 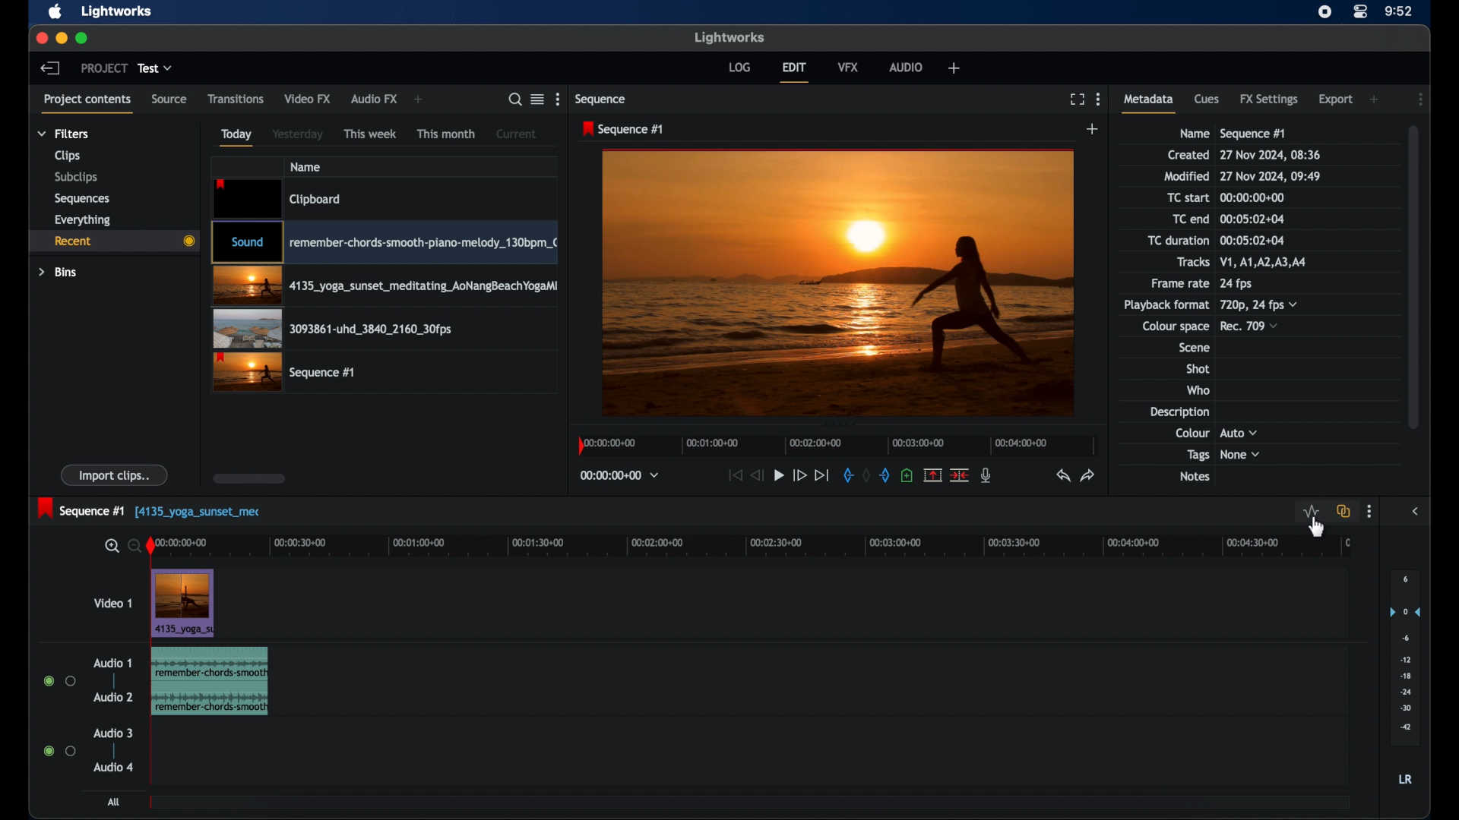 What do you see at coordinates (1399, 10) in the screenshot?
I see `time` at bounding box center [1399, 10].